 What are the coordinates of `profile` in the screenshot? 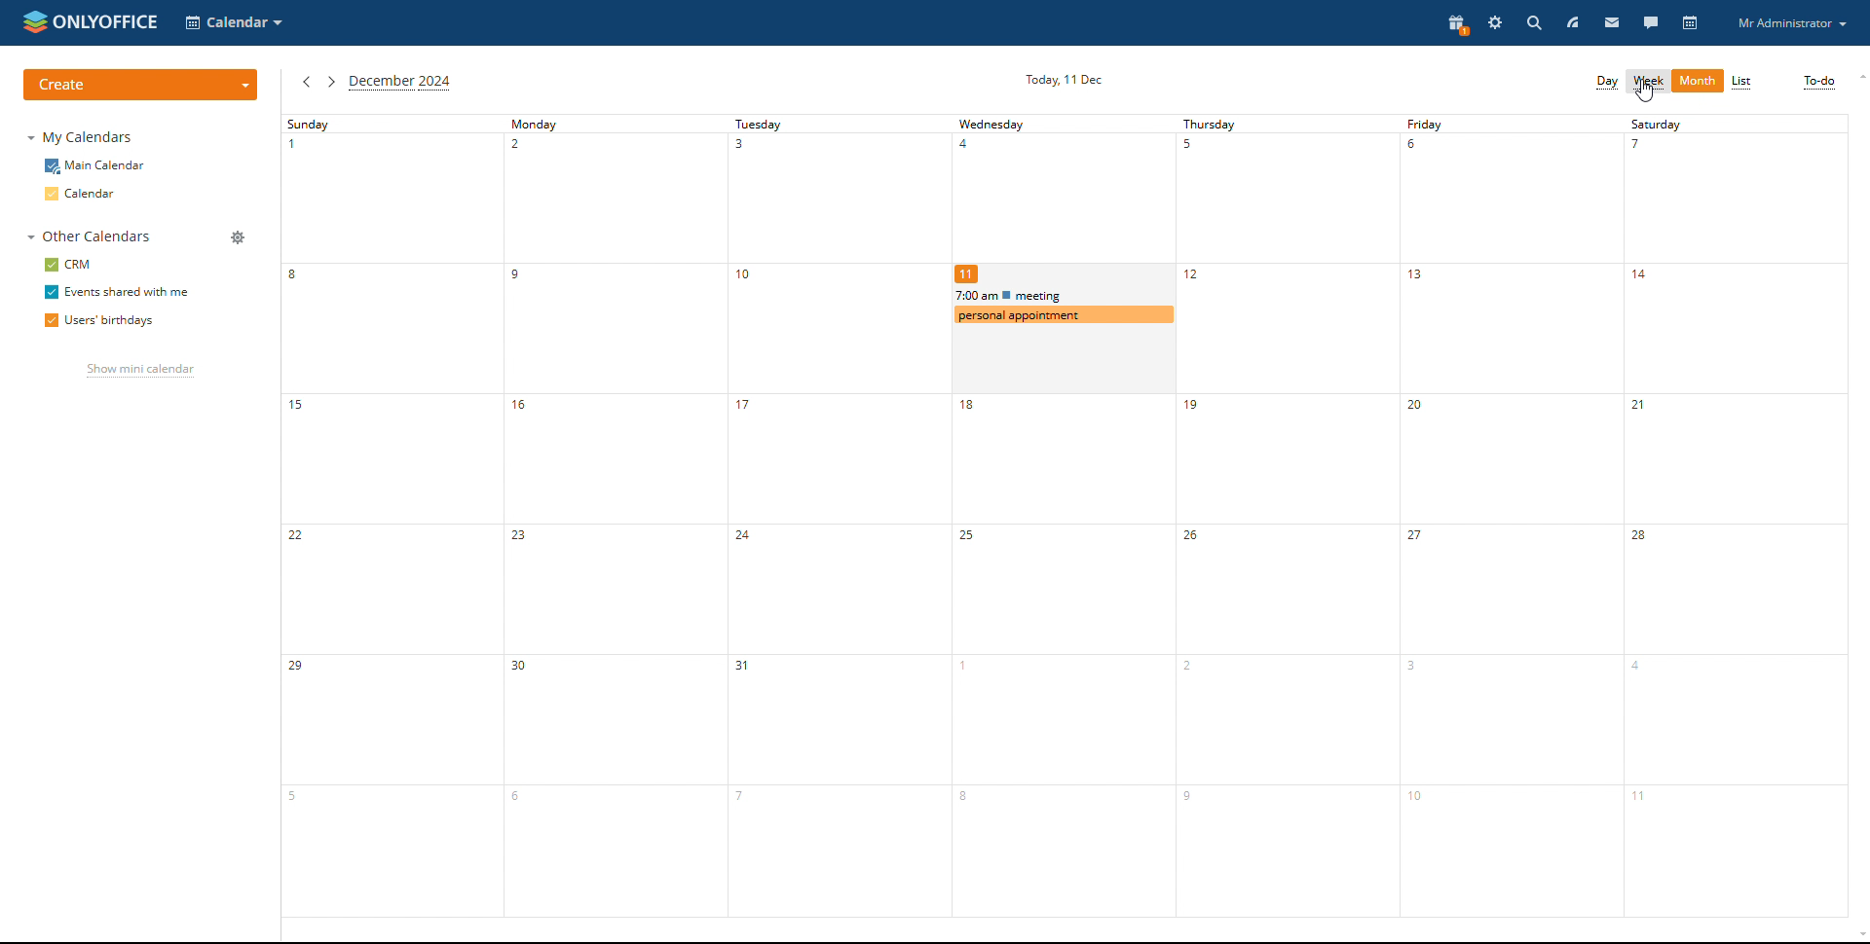 It's located at (1792, 23).